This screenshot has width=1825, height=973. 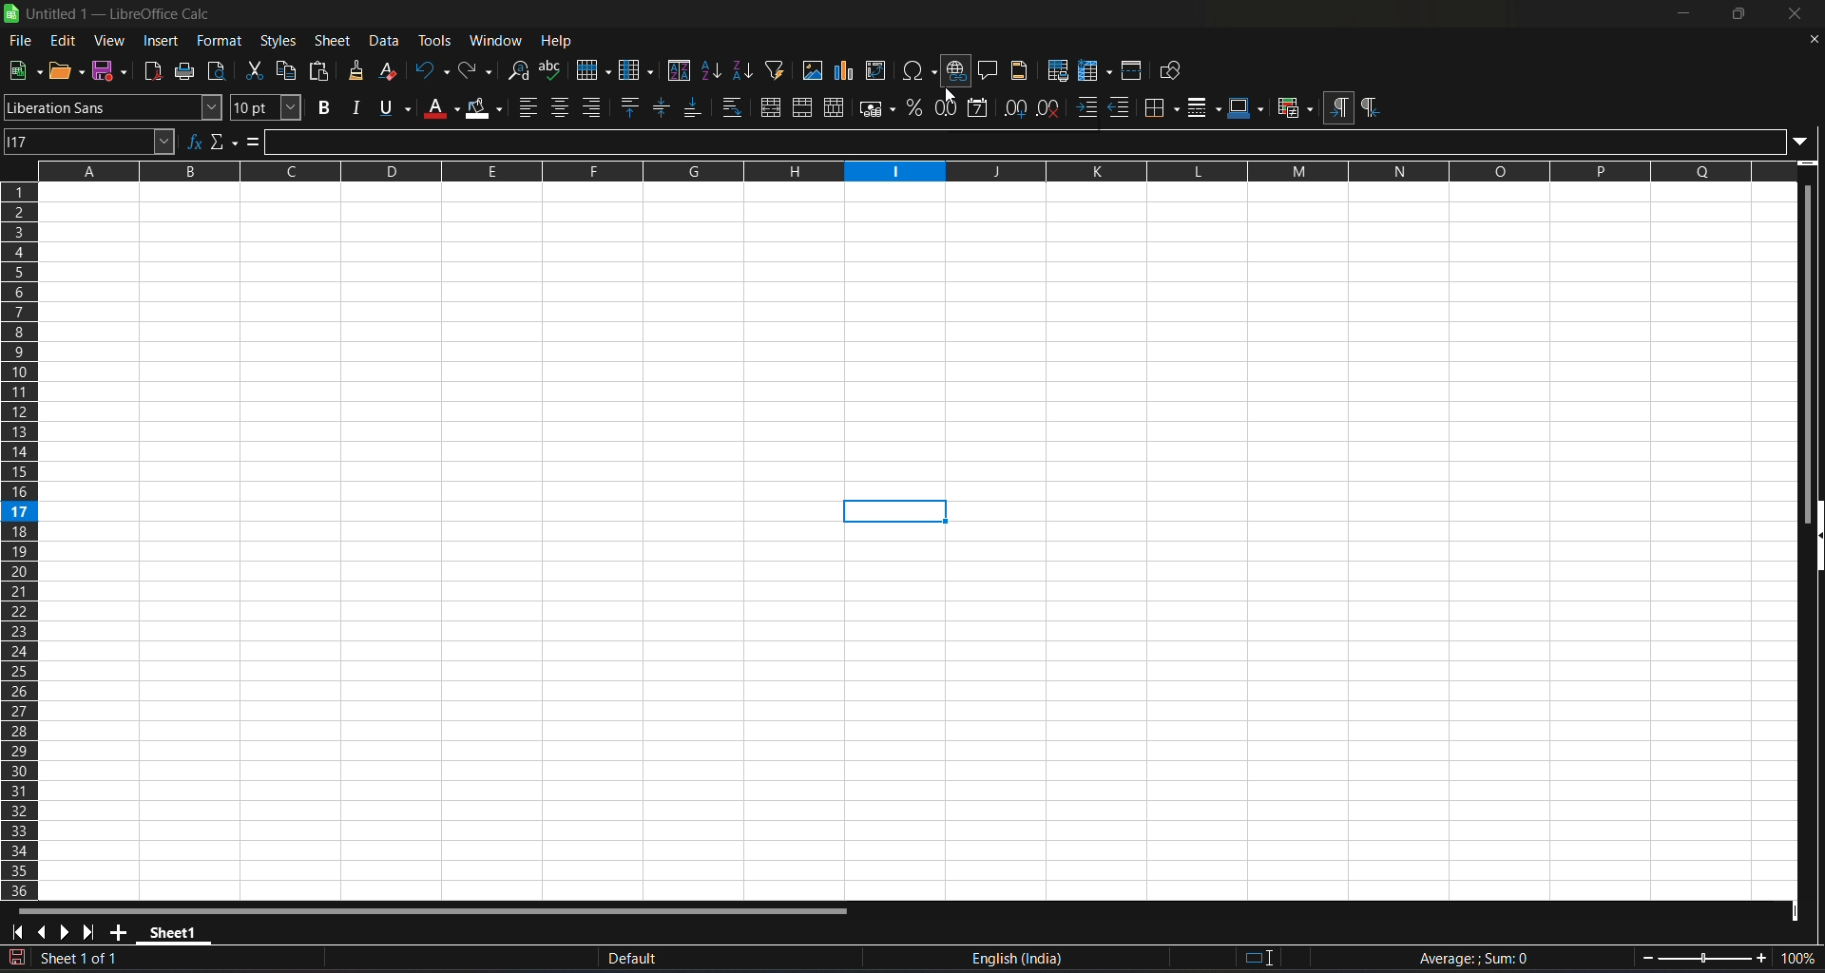 What do you see at coordinates (217, 41) in the screenshot?
I see `format` at bounding box center [217, 41].